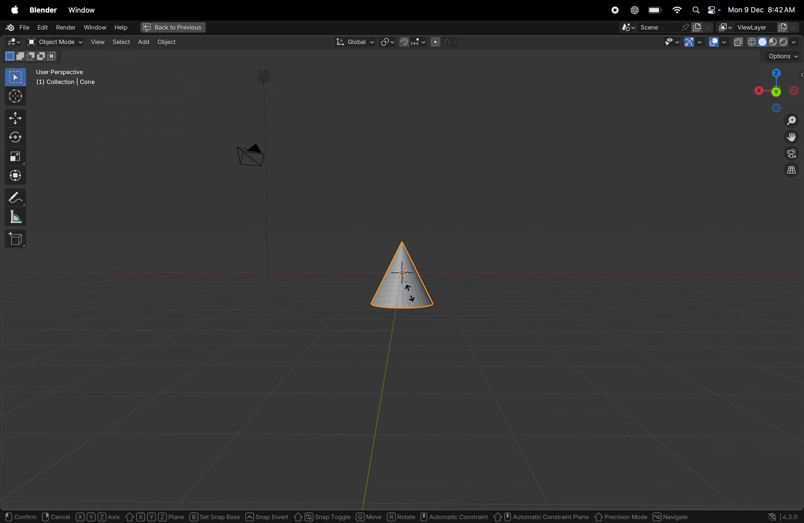 Image resolution: width=804 pixels, height=523 pixels. What do you see at coordinates (268, 516) in the screenshot?
I see `snap invert` at bounding box center [268, 516].